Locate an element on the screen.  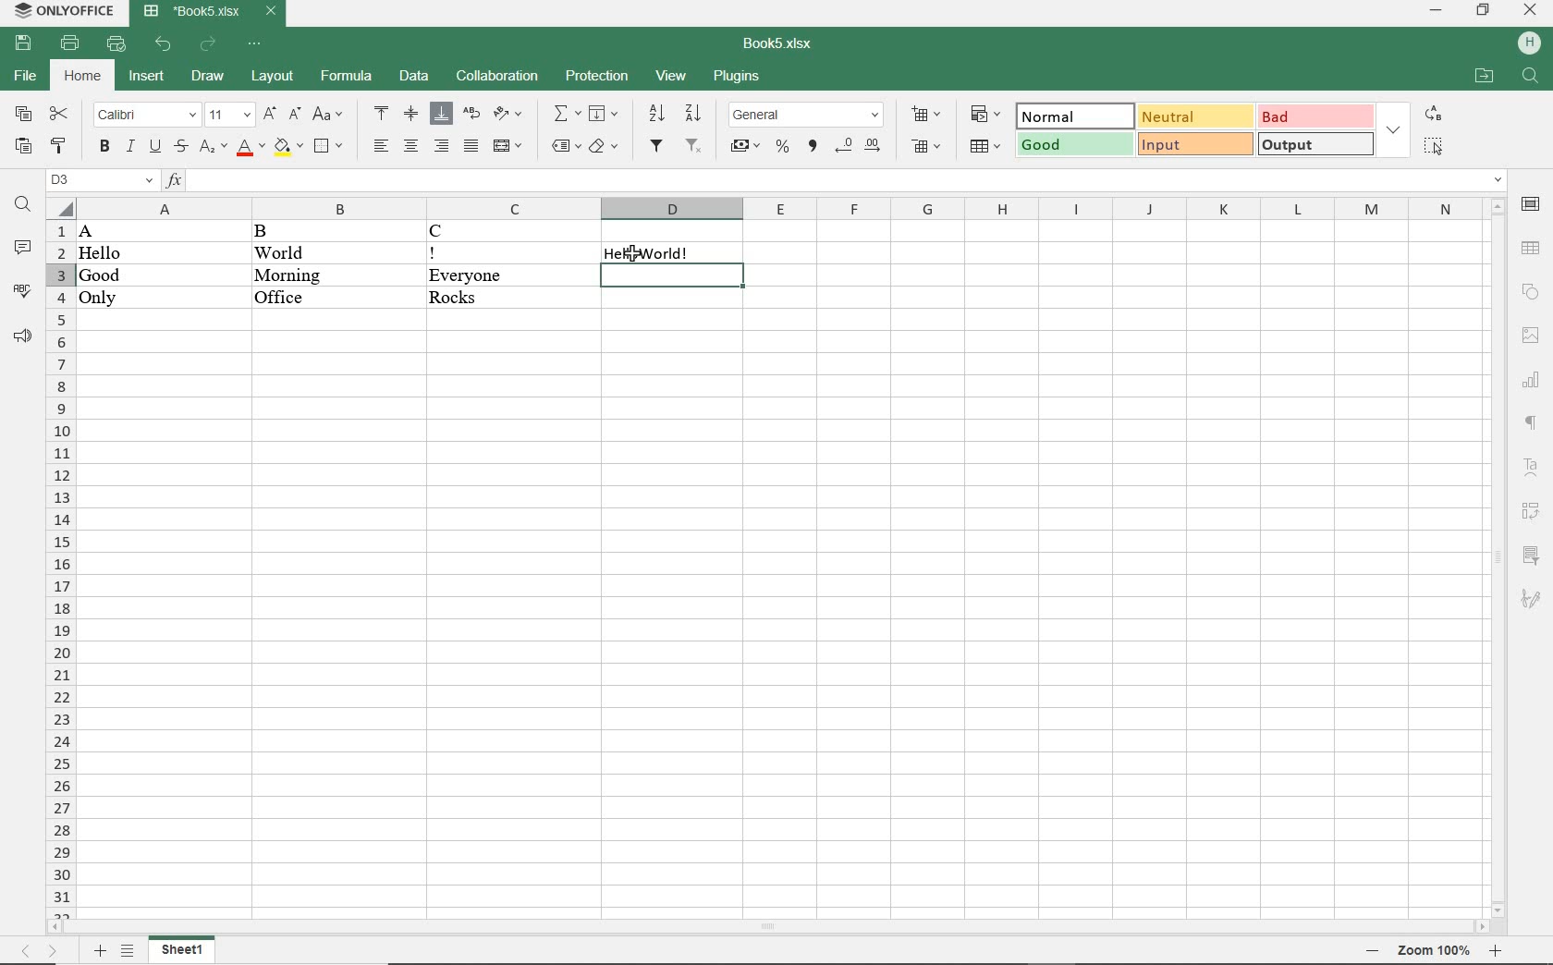
ORIENTATION is located at coordinates (507, 115).